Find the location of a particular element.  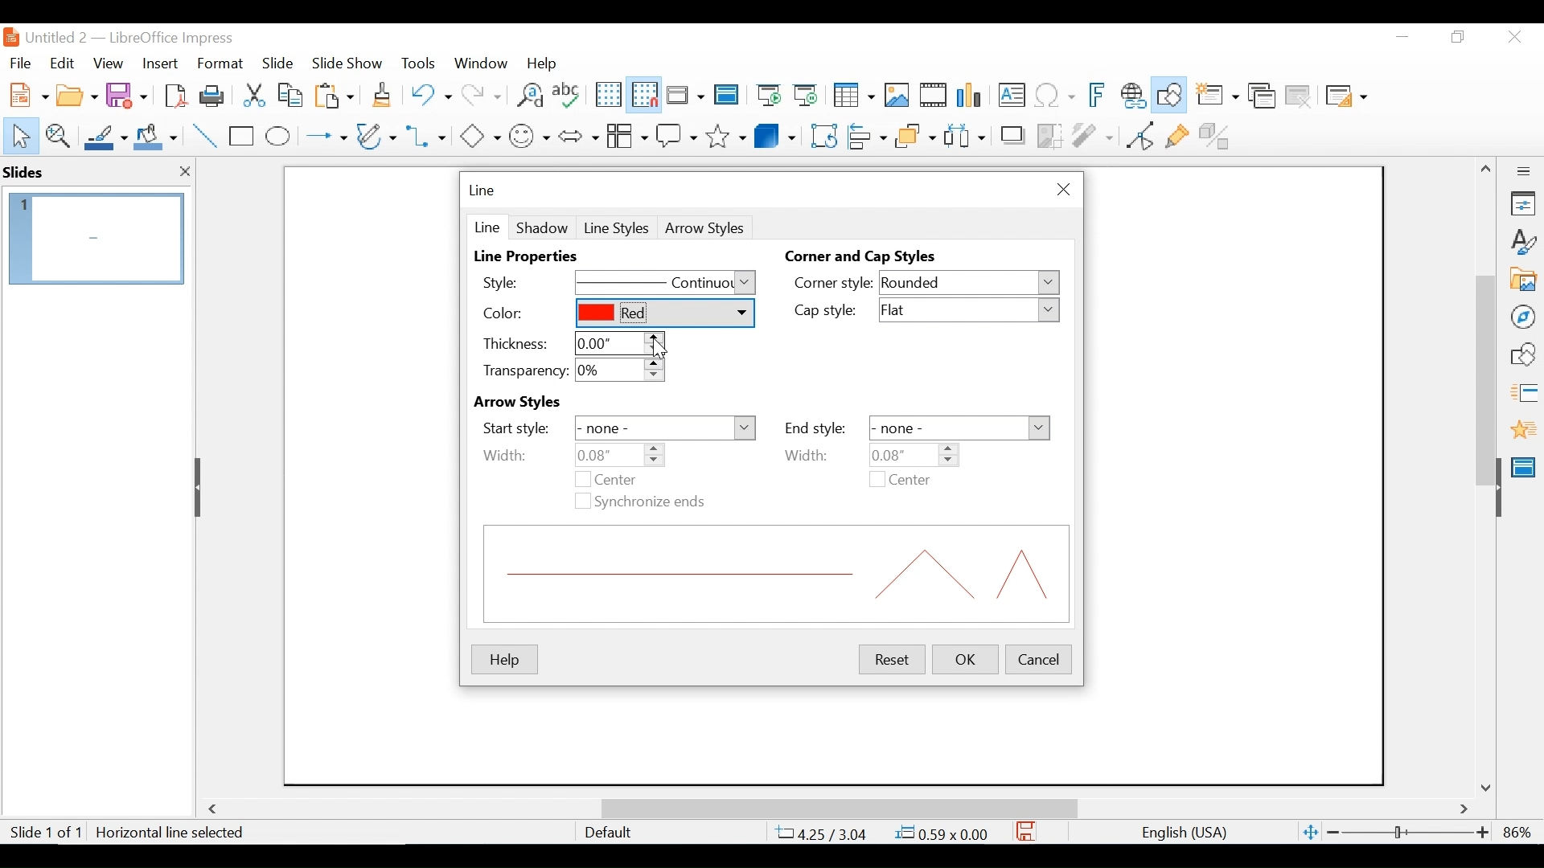

Display Grid is located at coordinates (607, 95).